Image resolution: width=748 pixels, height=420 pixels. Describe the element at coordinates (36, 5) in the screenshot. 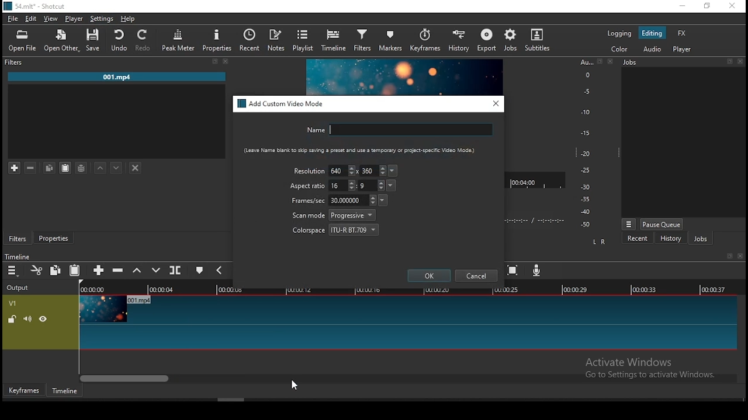

I see `icon and file name` at that location.